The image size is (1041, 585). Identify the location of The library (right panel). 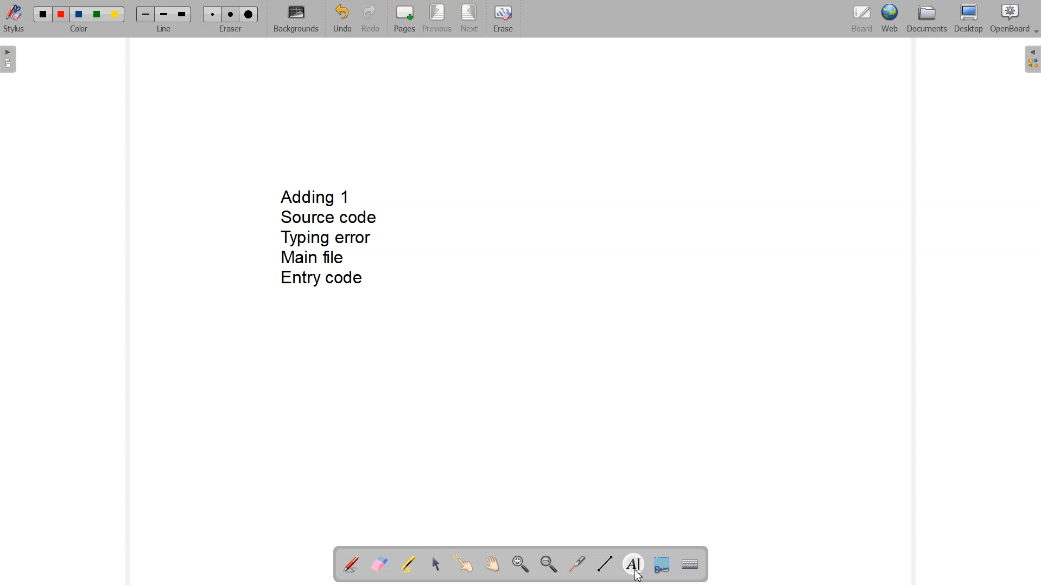
(1031, 59).